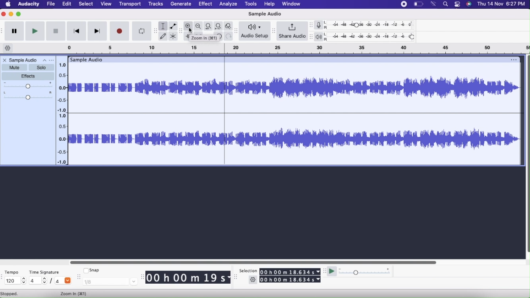 The width and height of the screenshot is (530, 298). Describe the element at coordinates (63, 281) in the screenshot. I see `4` at that location.